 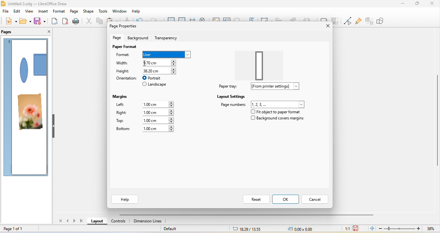 What do you see at coordinates (336, 17) in the screenshot?
I see `crop image` at bounding box center [336, 17].